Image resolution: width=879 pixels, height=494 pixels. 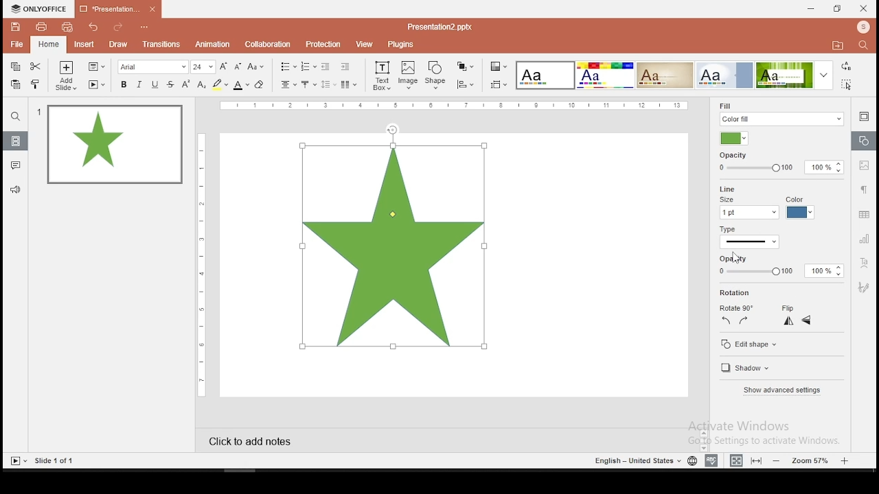 What do you see at coordinates (864, 214) in the screenshot?
I see `table settings` at bounding box center [864, 214].